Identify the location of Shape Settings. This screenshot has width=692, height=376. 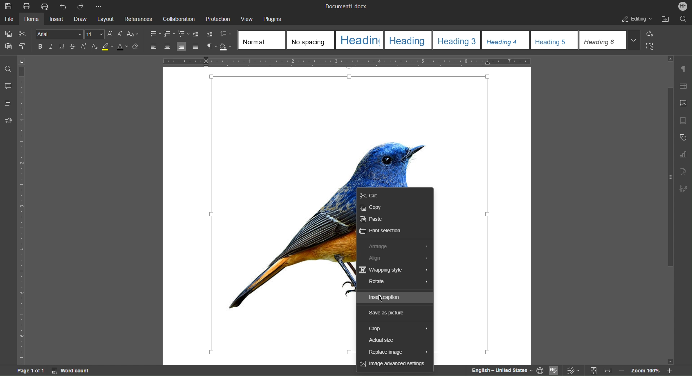
(683, 136).